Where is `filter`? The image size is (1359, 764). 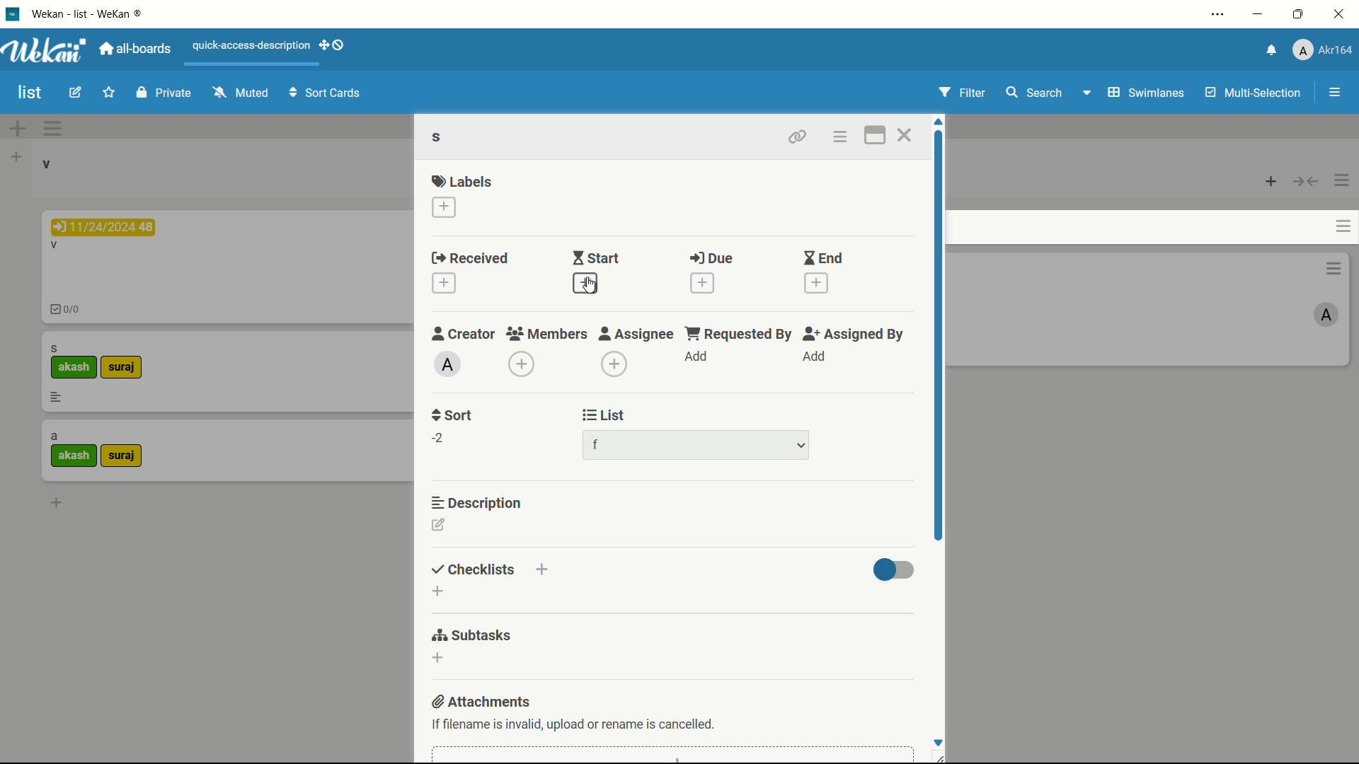
filter is located at coordinates (965, 93).